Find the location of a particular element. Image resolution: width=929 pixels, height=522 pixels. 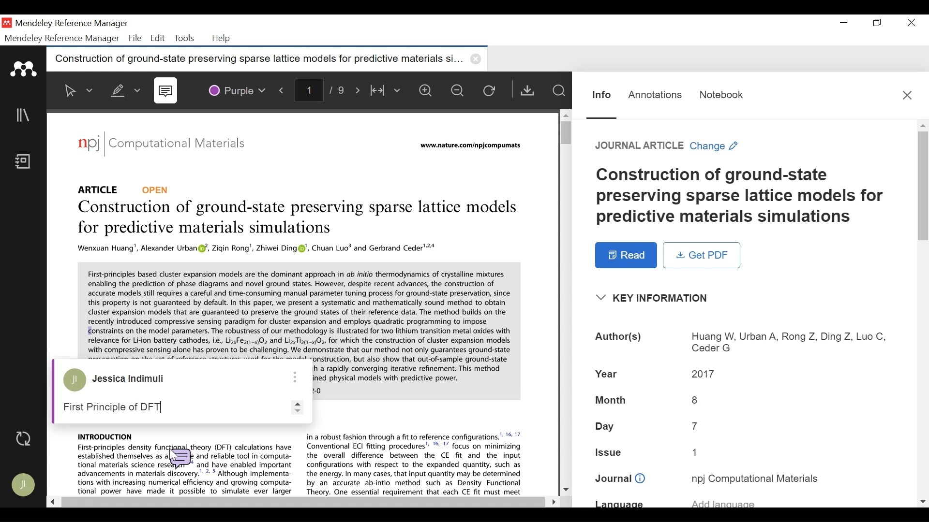

Scroll up is located at coordinates (565, 114).